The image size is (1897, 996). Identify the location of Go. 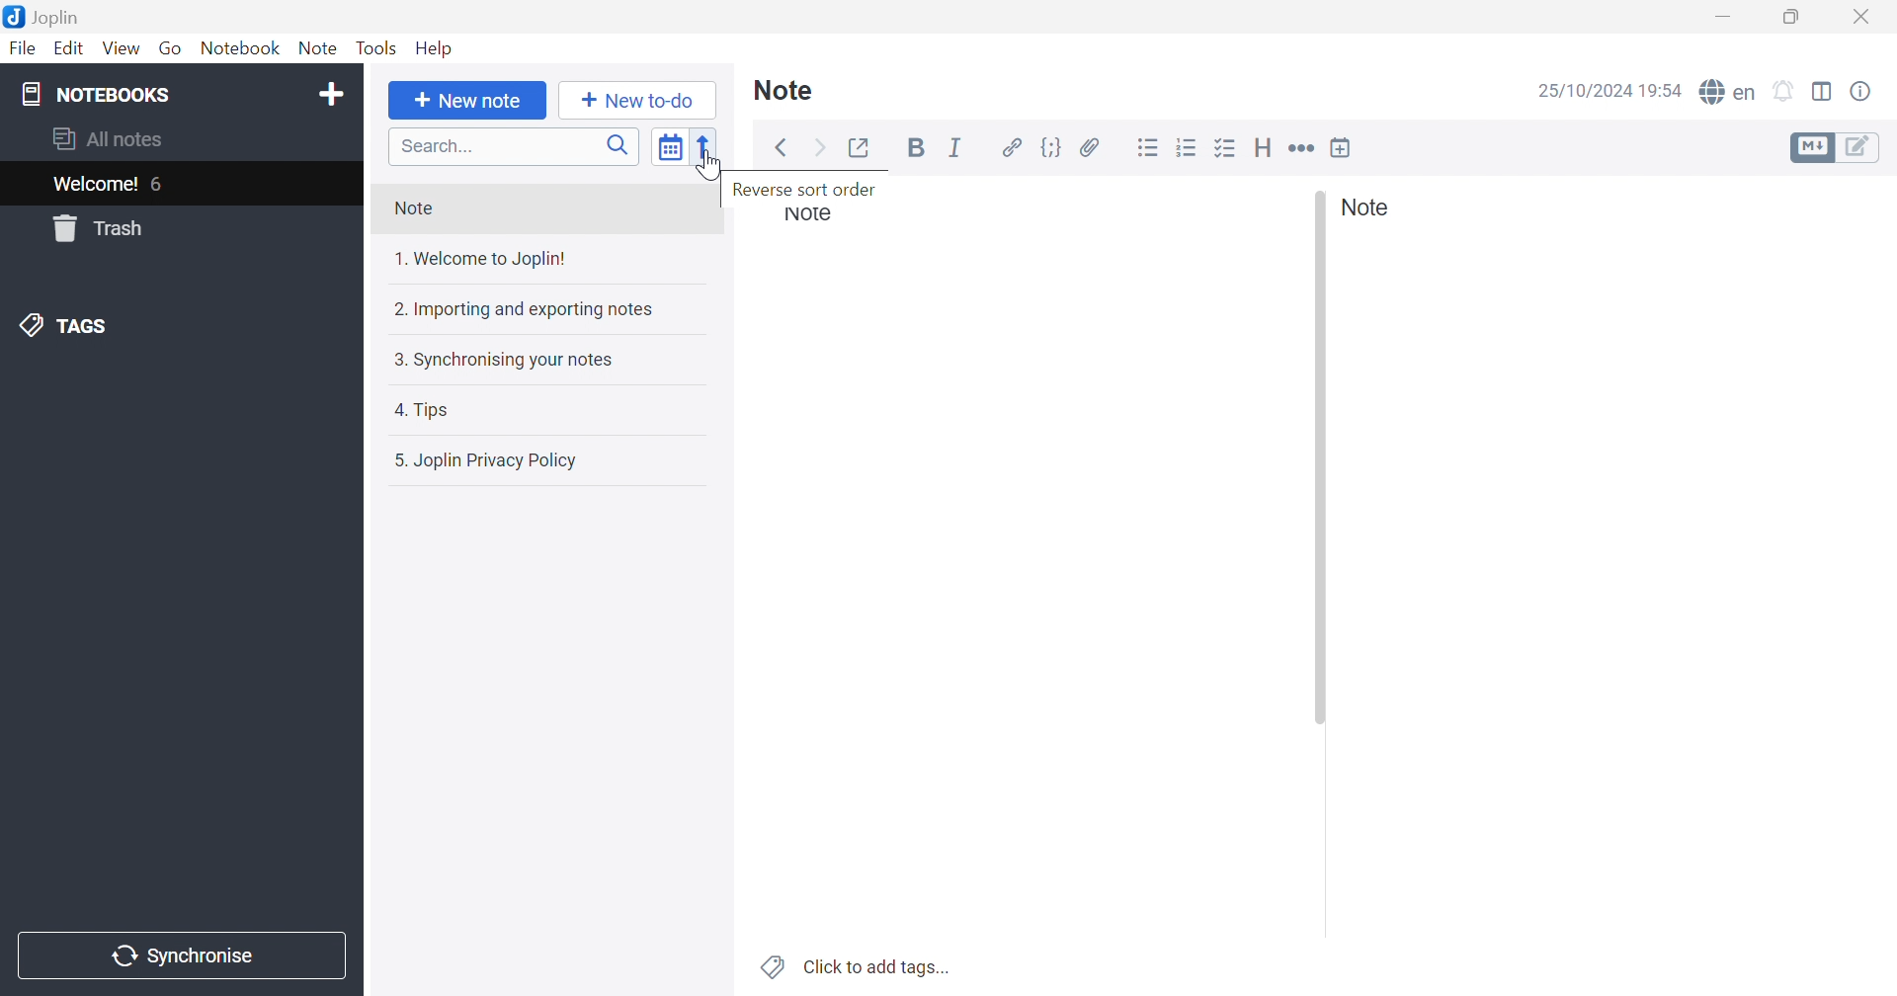
(171, 49).